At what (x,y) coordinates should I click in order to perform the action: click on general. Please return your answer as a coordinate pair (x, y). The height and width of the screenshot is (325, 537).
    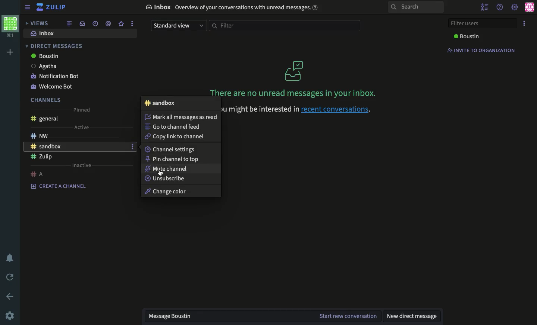
    Looking at the image, I should click on (45, 119).